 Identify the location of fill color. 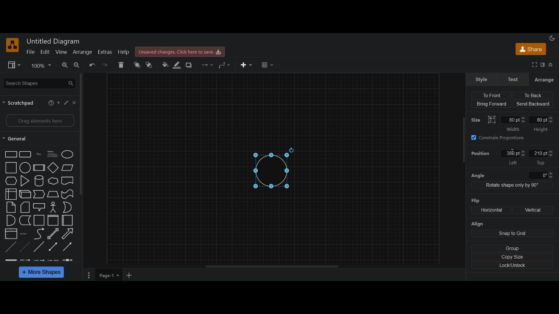
(164, 65).